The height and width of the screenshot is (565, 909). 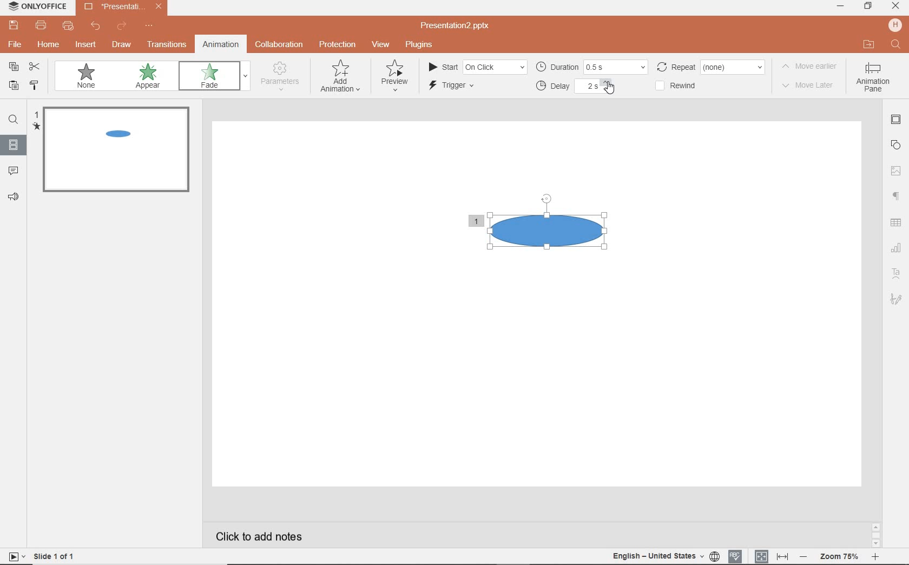 I want to click on hp, so click(x=895, y=24).